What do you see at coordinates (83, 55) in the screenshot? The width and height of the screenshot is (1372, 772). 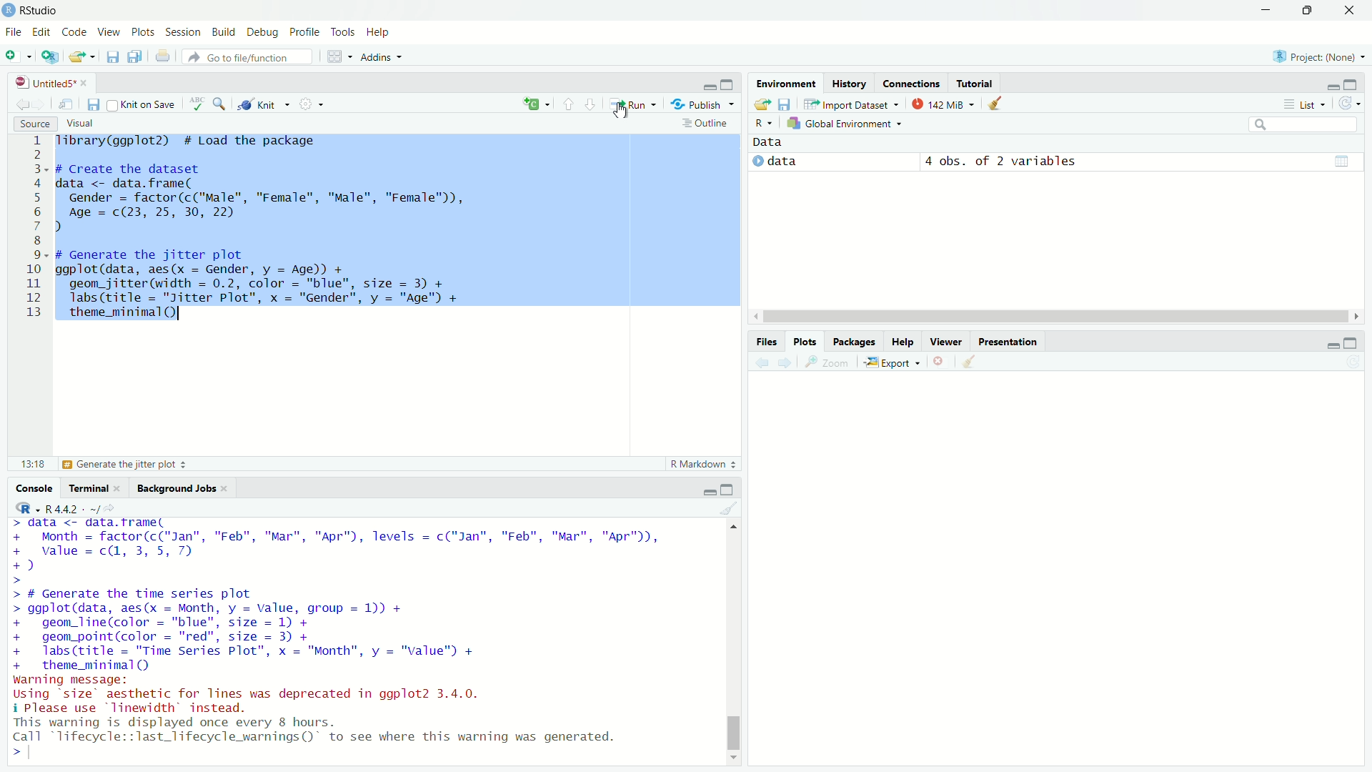 I see `open an existing file` at bounding box center [83, 55].